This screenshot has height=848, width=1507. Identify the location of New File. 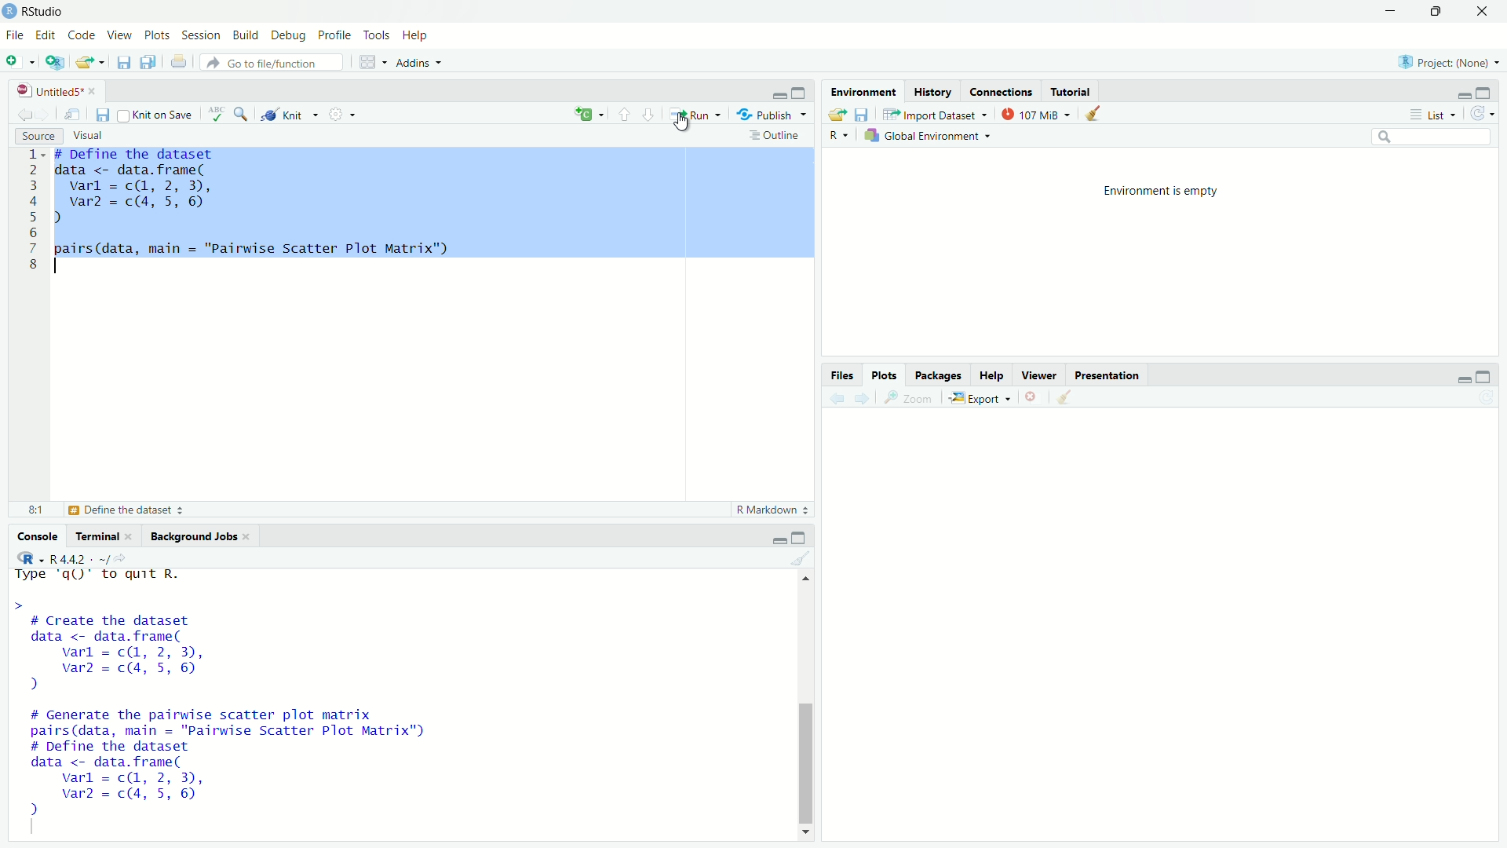
(19, 60).